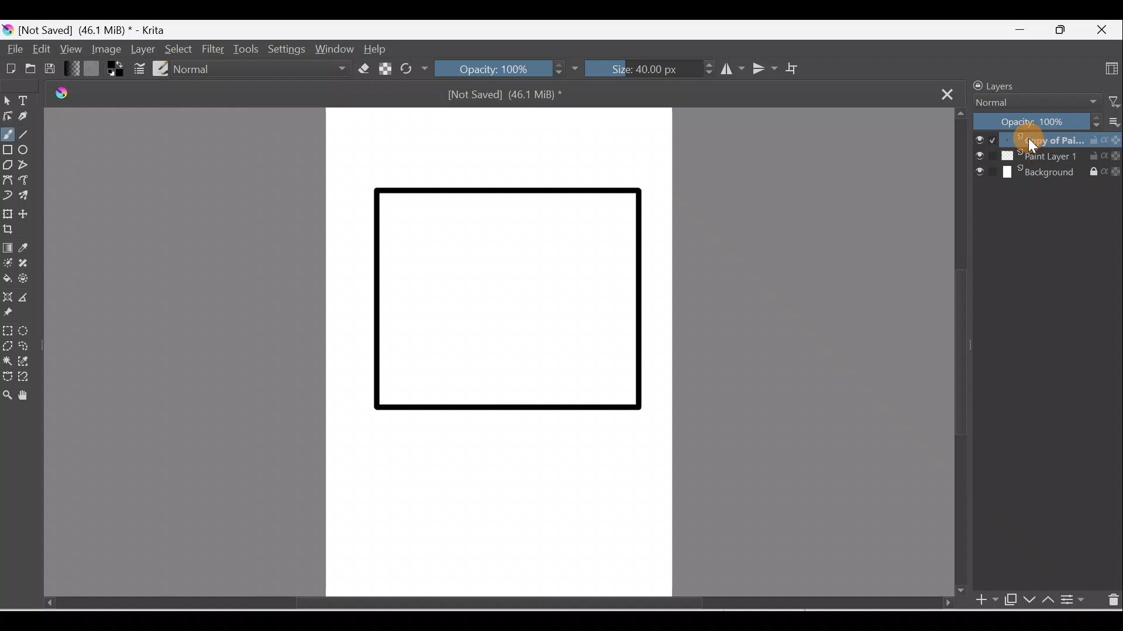 This screenshot has width=1123, height=631. I want to click on Select shapes tool, so click(9, 100).